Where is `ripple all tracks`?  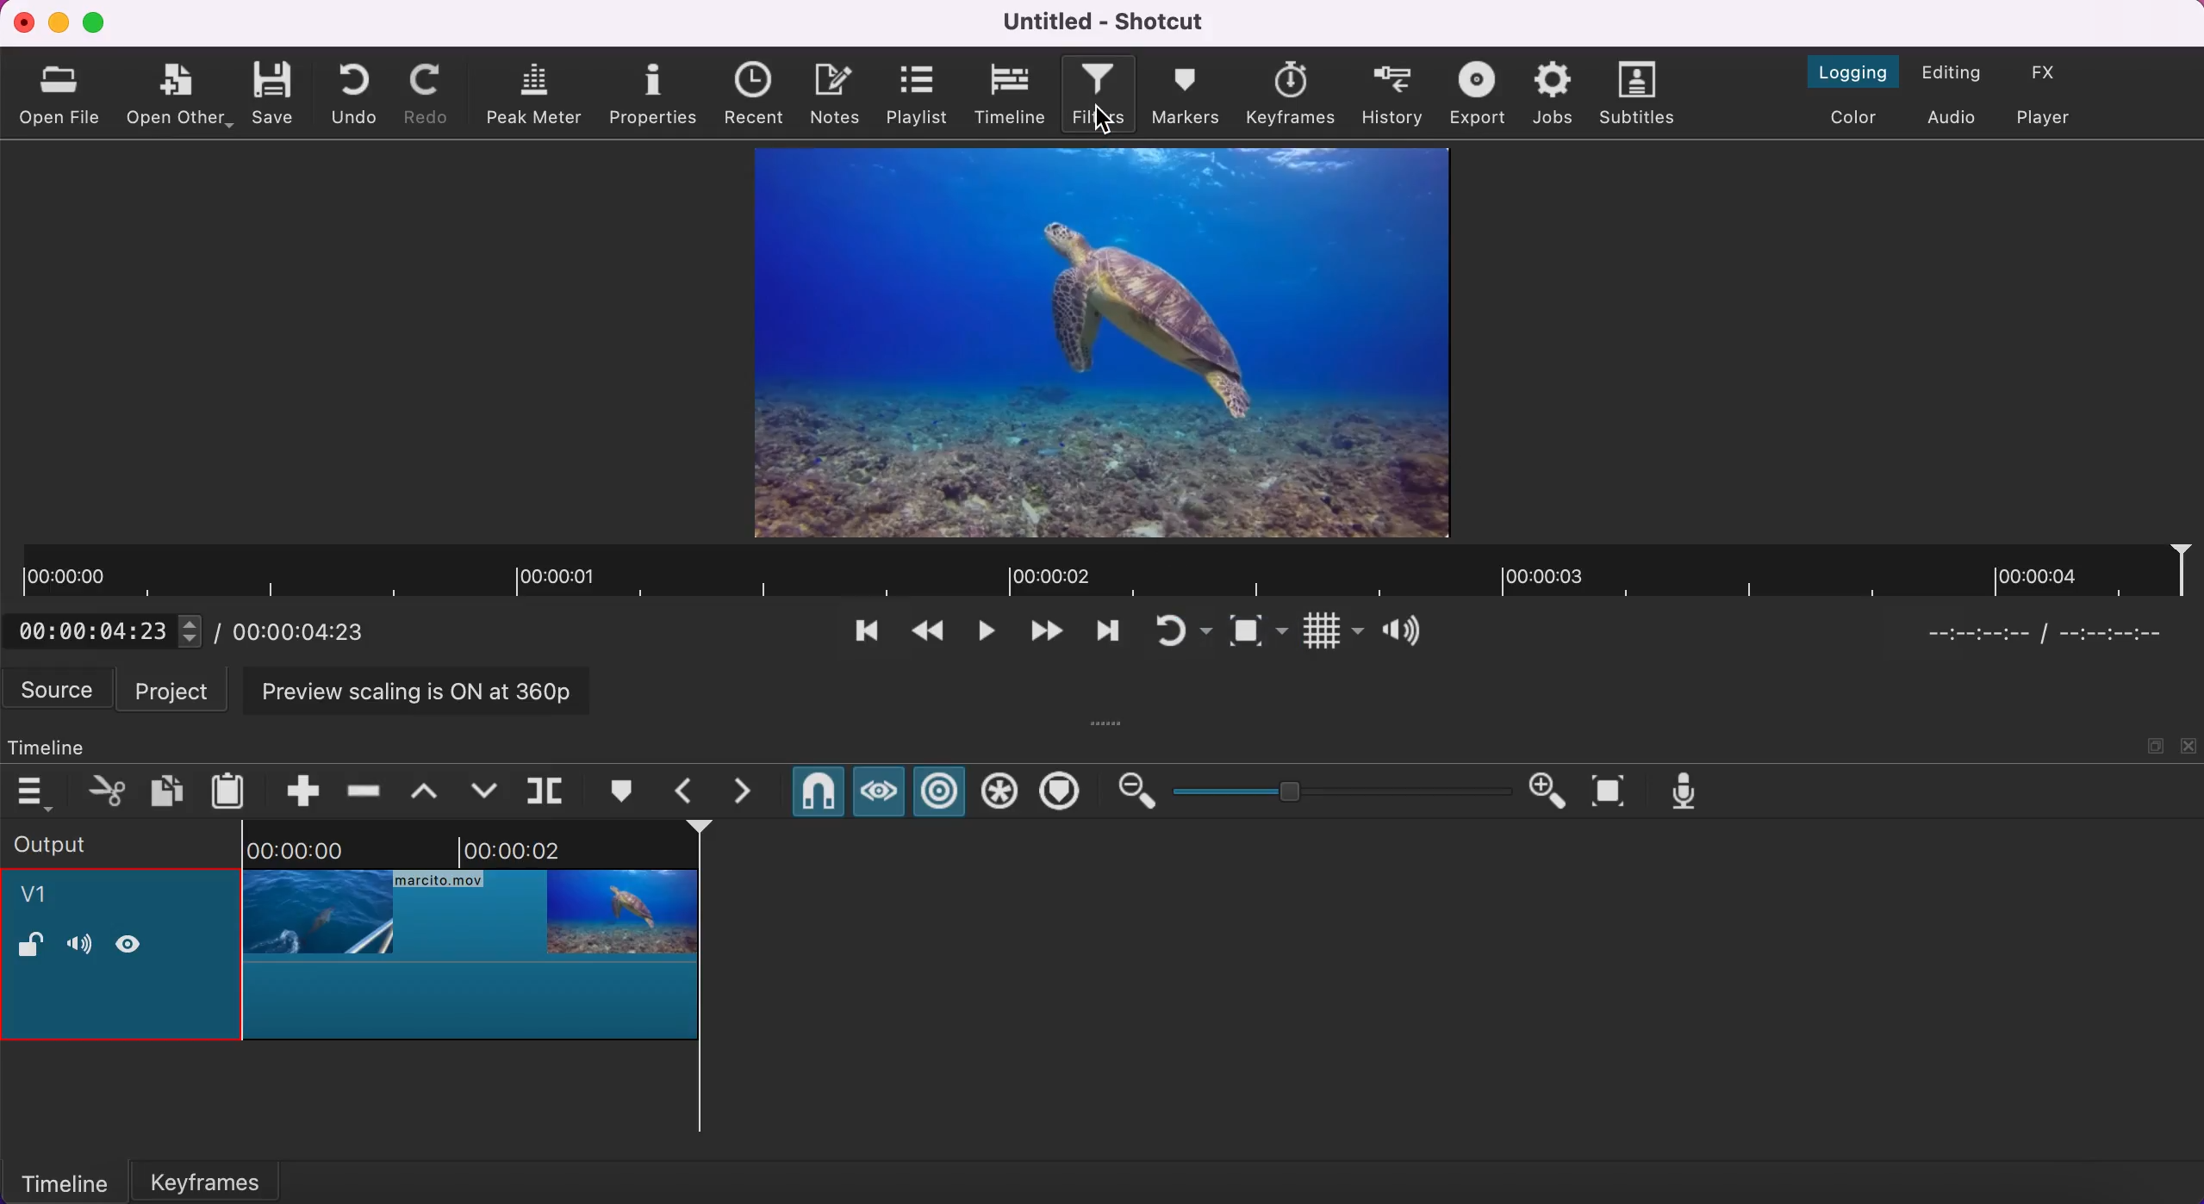 ripple all tracks is located at coordinates (1000, 794).